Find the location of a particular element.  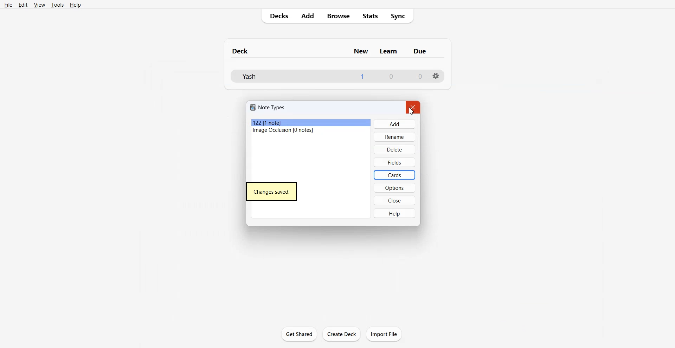

Help is located at coordinates (395, 213).